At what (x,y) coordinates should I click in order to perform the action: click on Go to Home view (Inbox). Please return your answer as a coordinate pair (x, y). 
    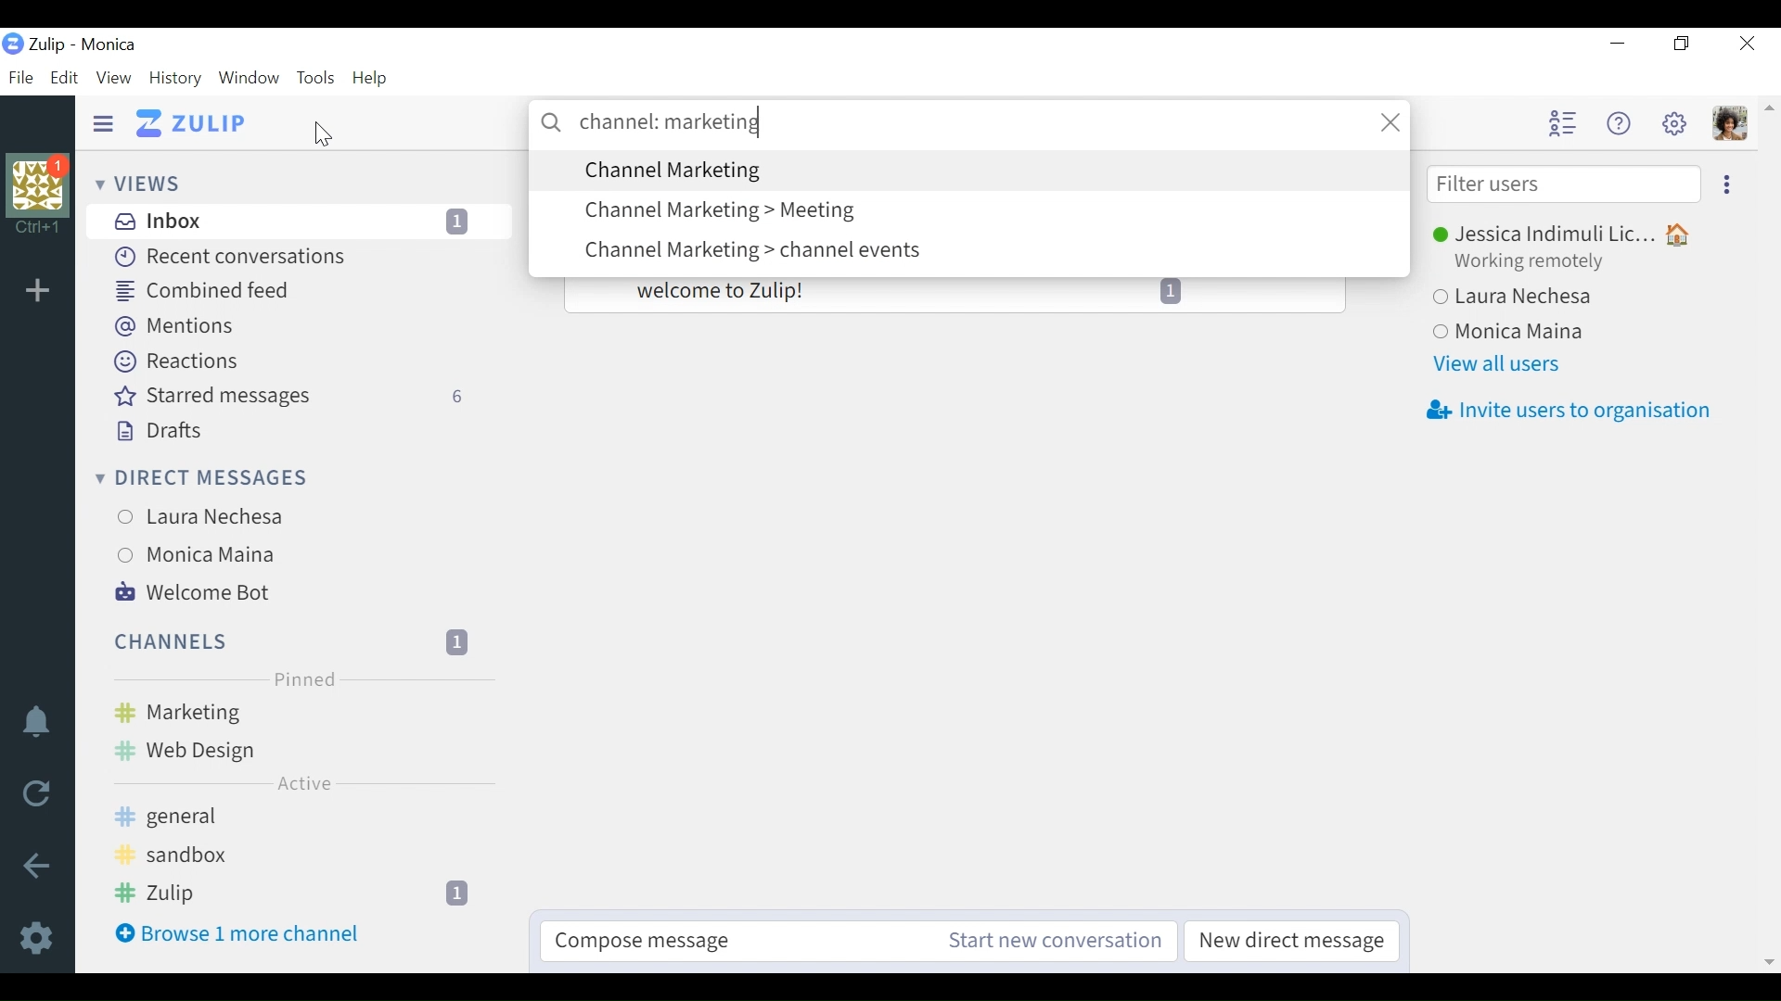
    Looking at the image, I should click on (191, 122).